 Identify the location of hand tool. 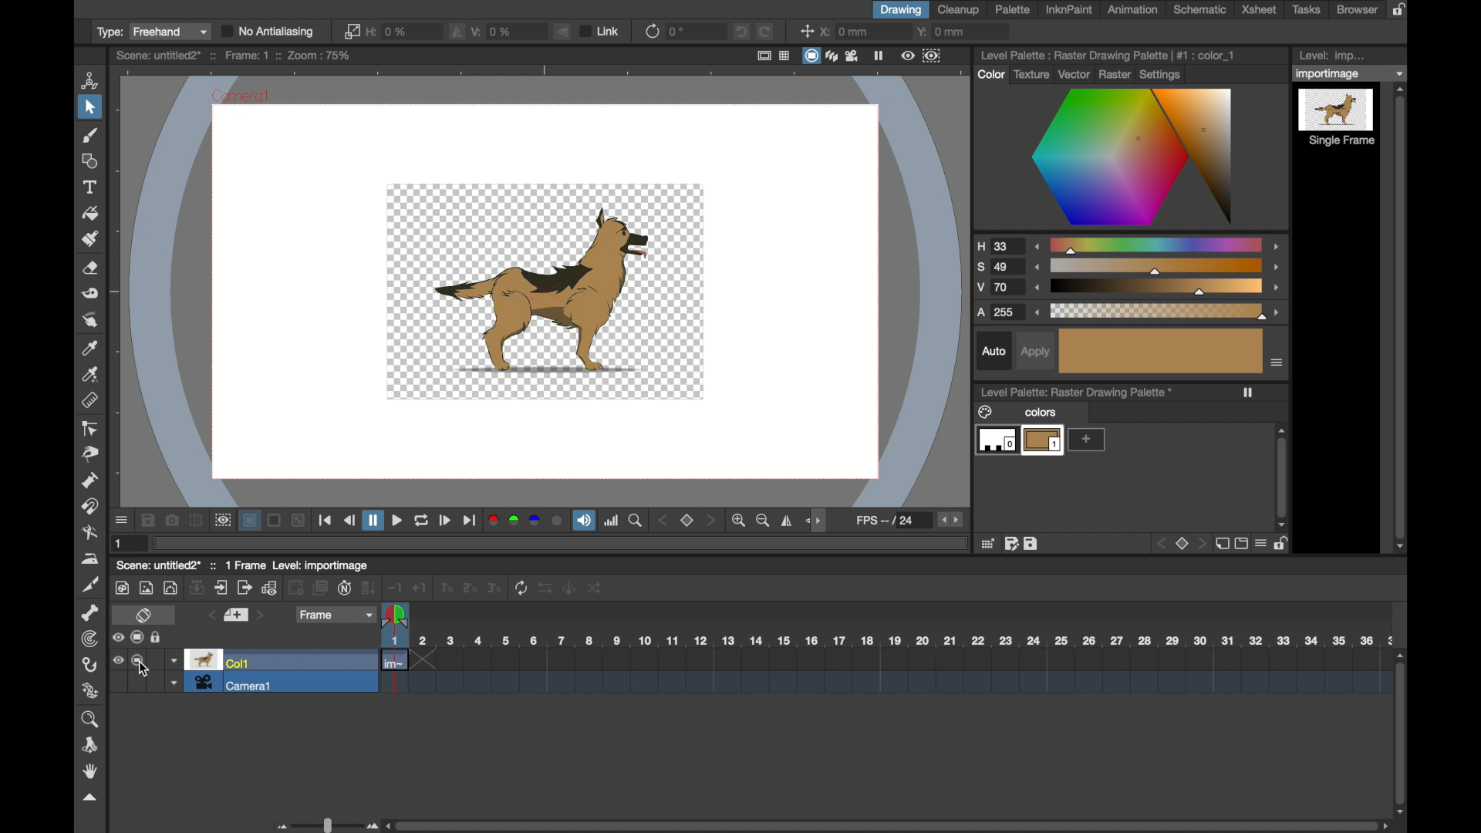
(89, 771).